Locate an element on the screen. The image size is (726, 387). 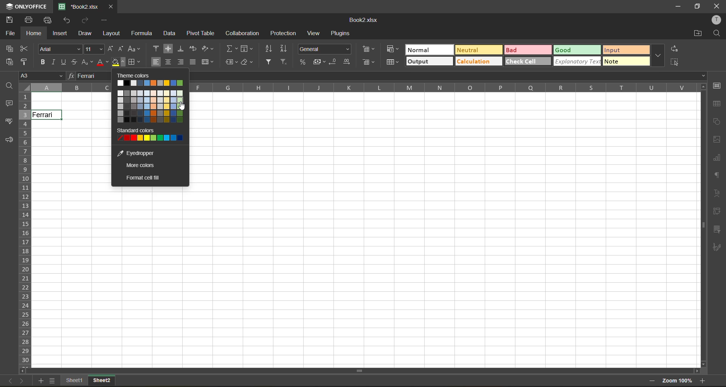
replace is located at coordinates (675, 49).